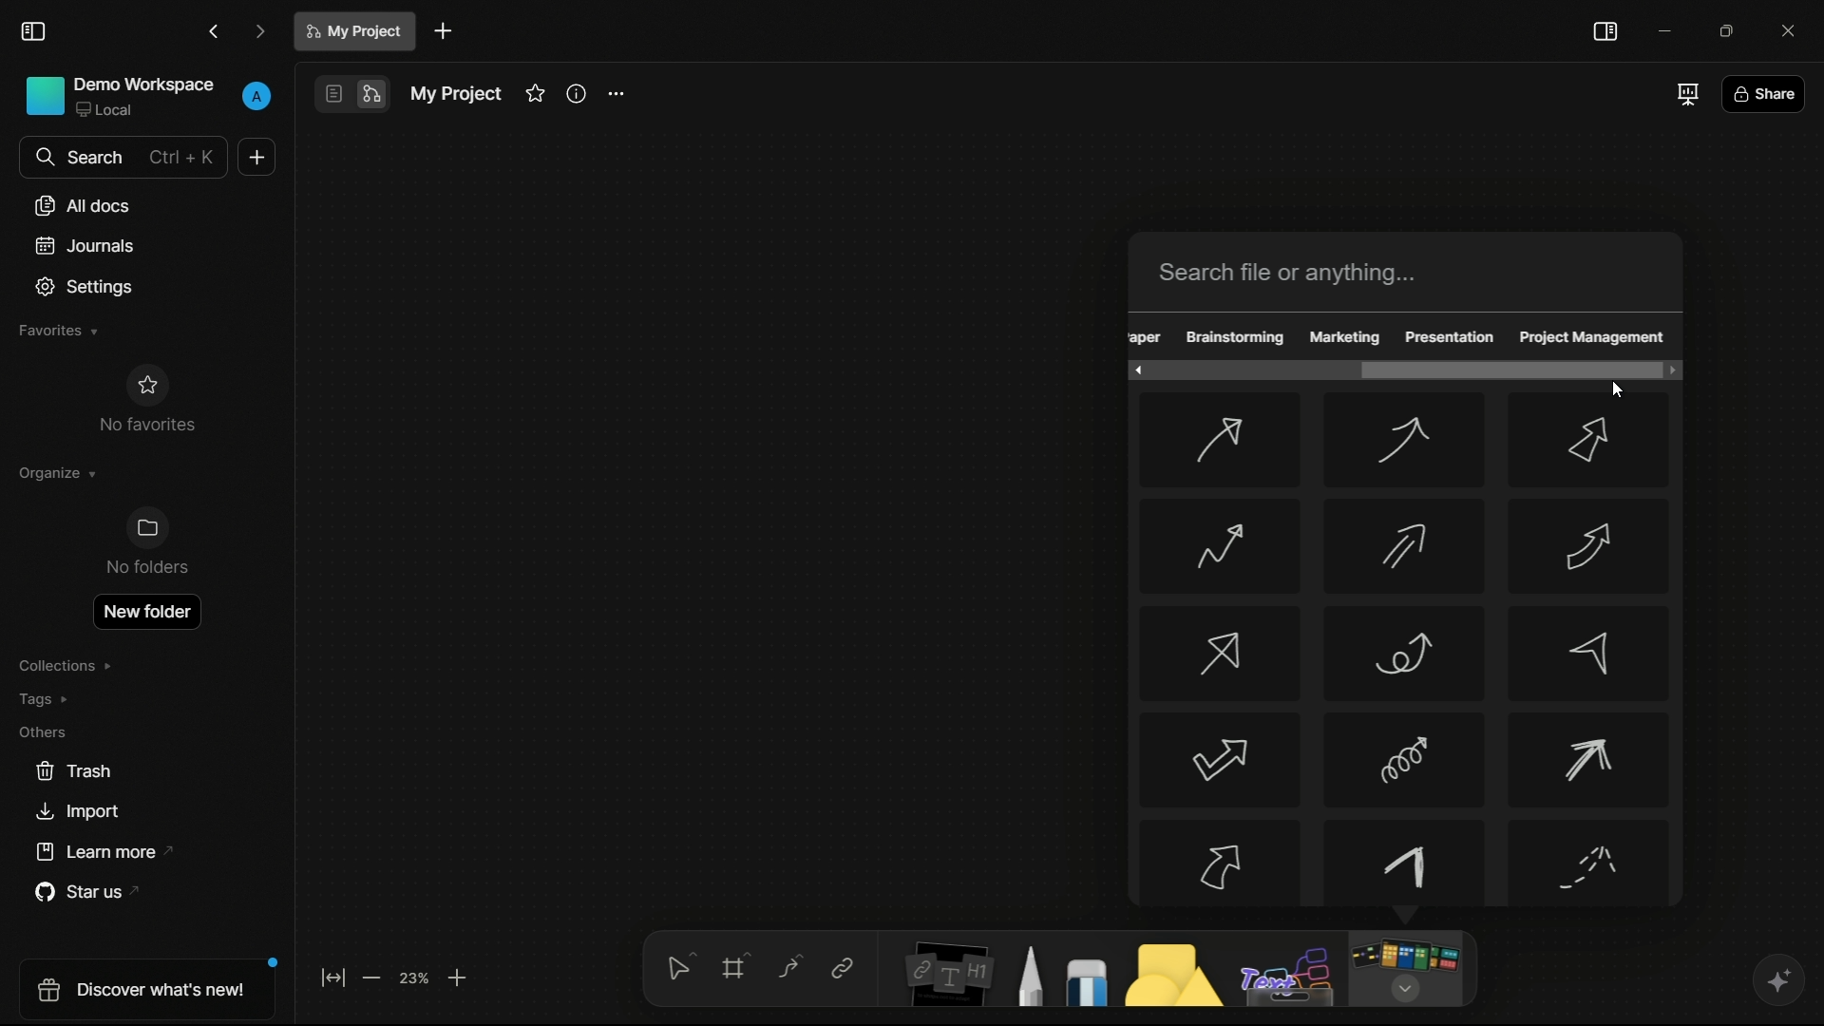 This screenshot has height=1026, width=1824. What do you see at coordinates (1591, 864) in the screenshot?
I see `arrow-15` at bounding box center [1591, 864].